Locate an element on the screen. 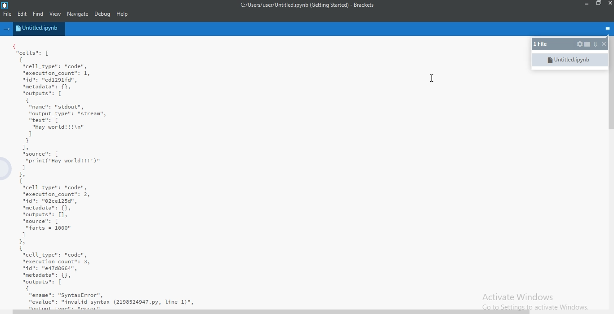  Navigate is located at coordinates (77, 14).